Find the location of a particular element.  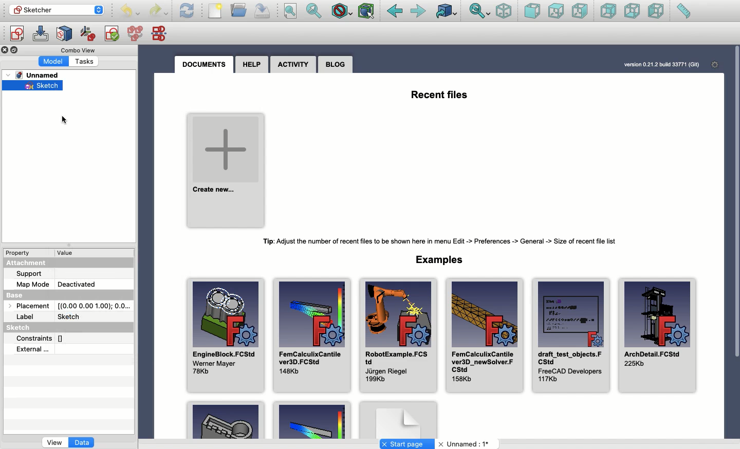

Sketch is located at coordinates (71, 315).